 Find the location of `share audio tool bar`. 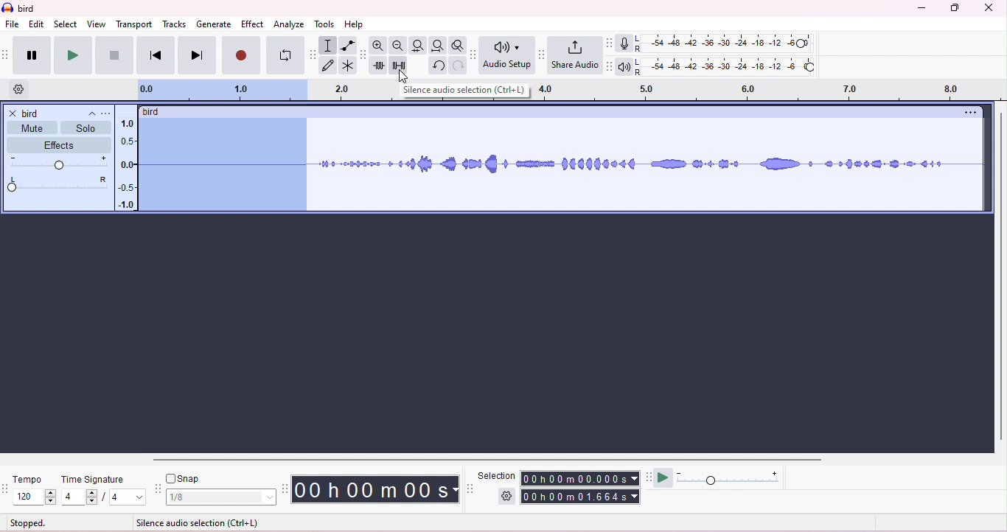

share audio tool bar is located at coordinates (543, 54).